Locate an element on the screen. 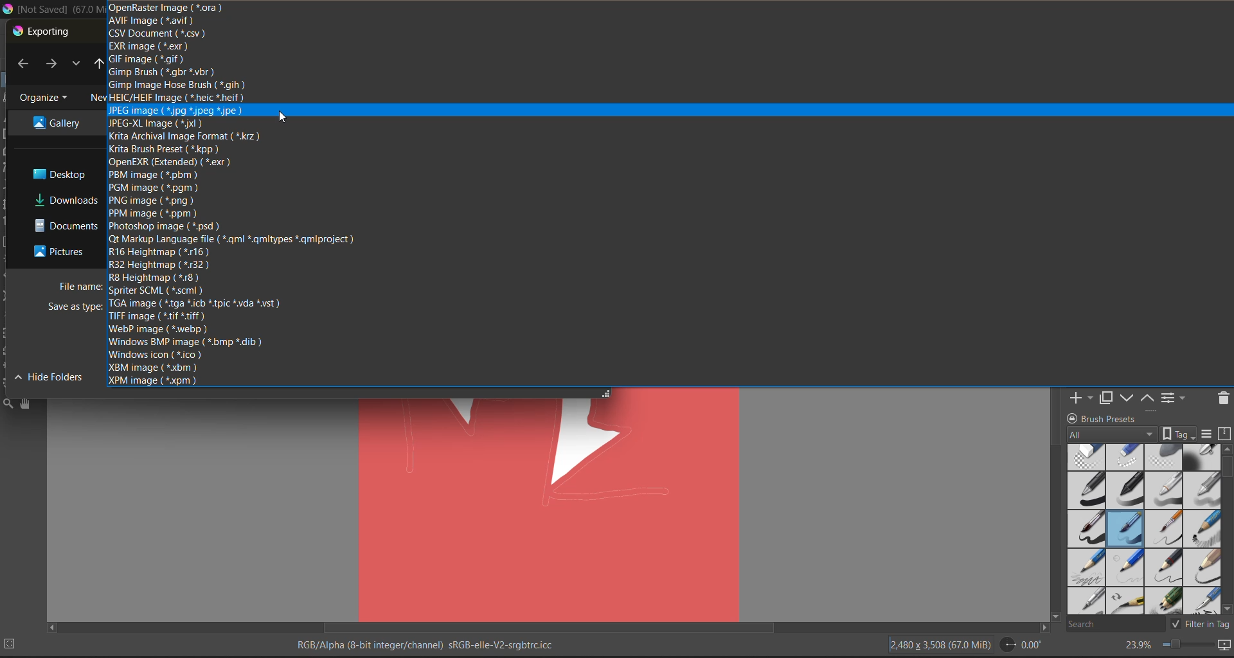 The height and width of the screenshot is (658, 1234). vertical scroll bar is located at coordinates (1052, 505).